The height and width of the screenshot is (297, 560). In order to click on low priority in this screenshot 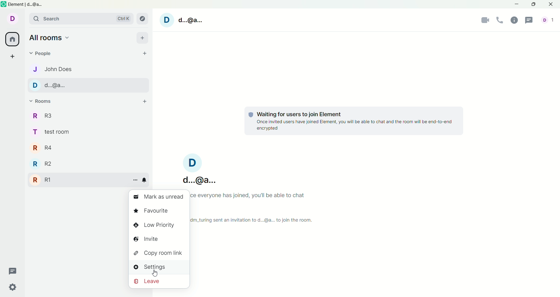, I will do `click(155, 226)`.